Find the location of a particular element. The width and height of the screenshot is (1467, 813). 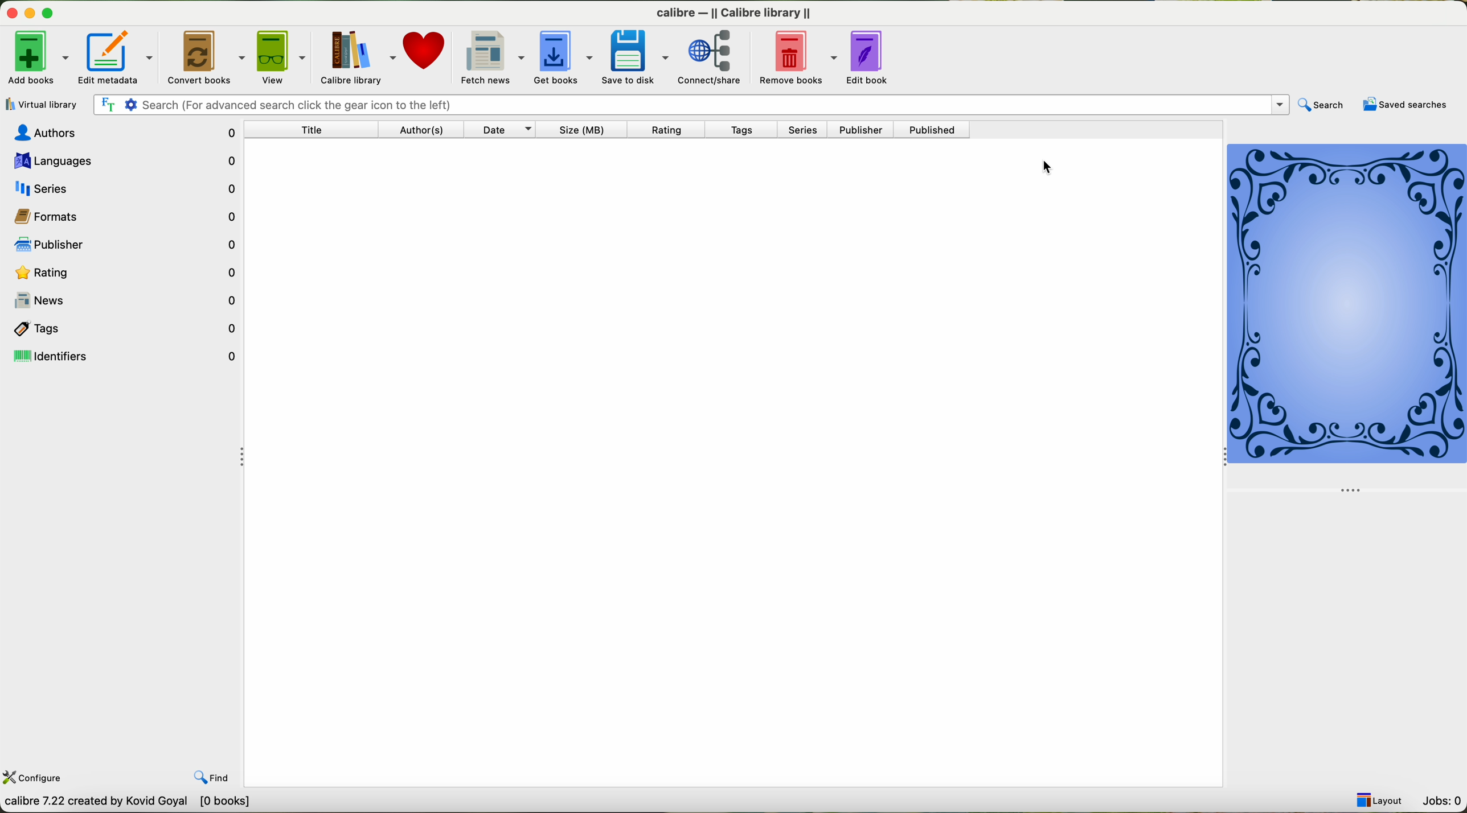

date is located at coordinates (506, 130).